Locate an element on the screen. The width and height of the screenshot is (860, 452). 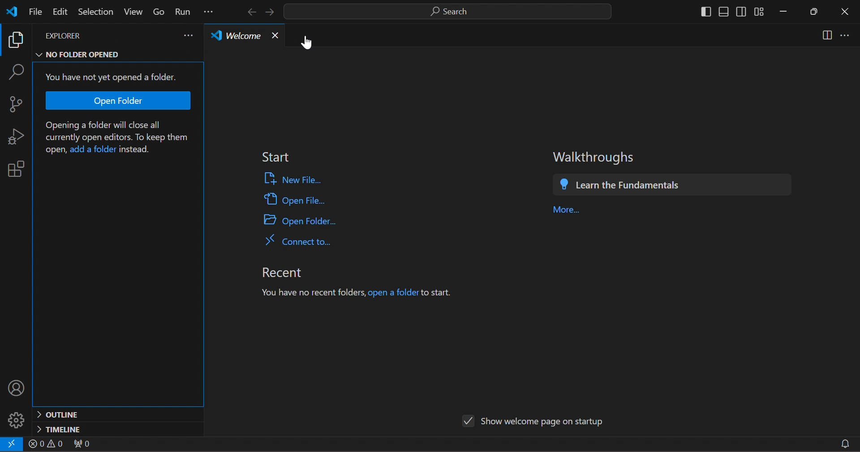
logo is located at coordinates (14, 11).